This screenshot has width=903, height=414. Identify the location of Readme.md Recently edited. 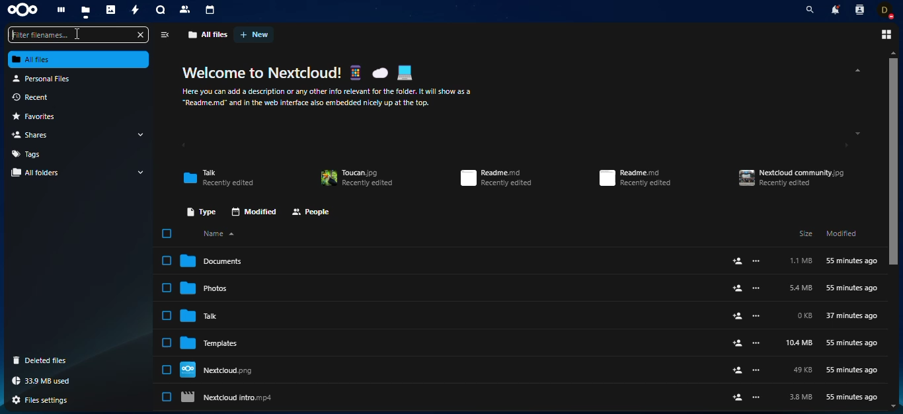
(635, 178).